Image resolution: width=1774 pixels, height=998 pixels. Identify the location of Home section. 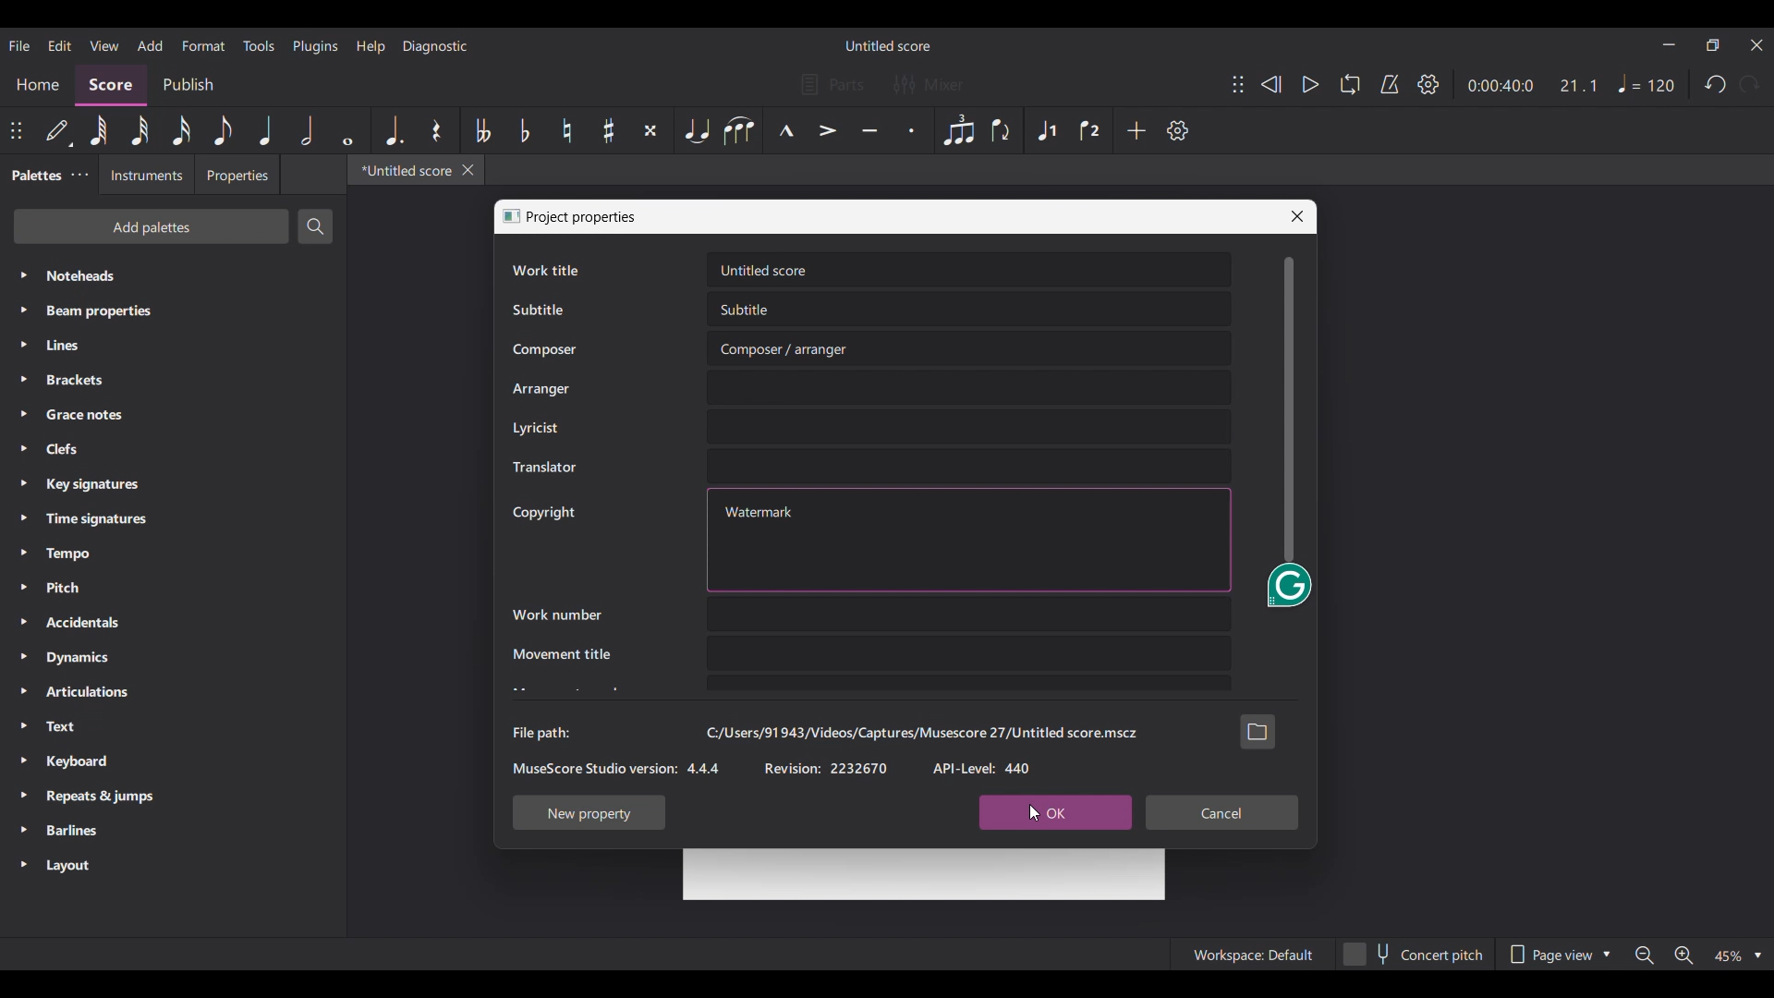
(37, 86).